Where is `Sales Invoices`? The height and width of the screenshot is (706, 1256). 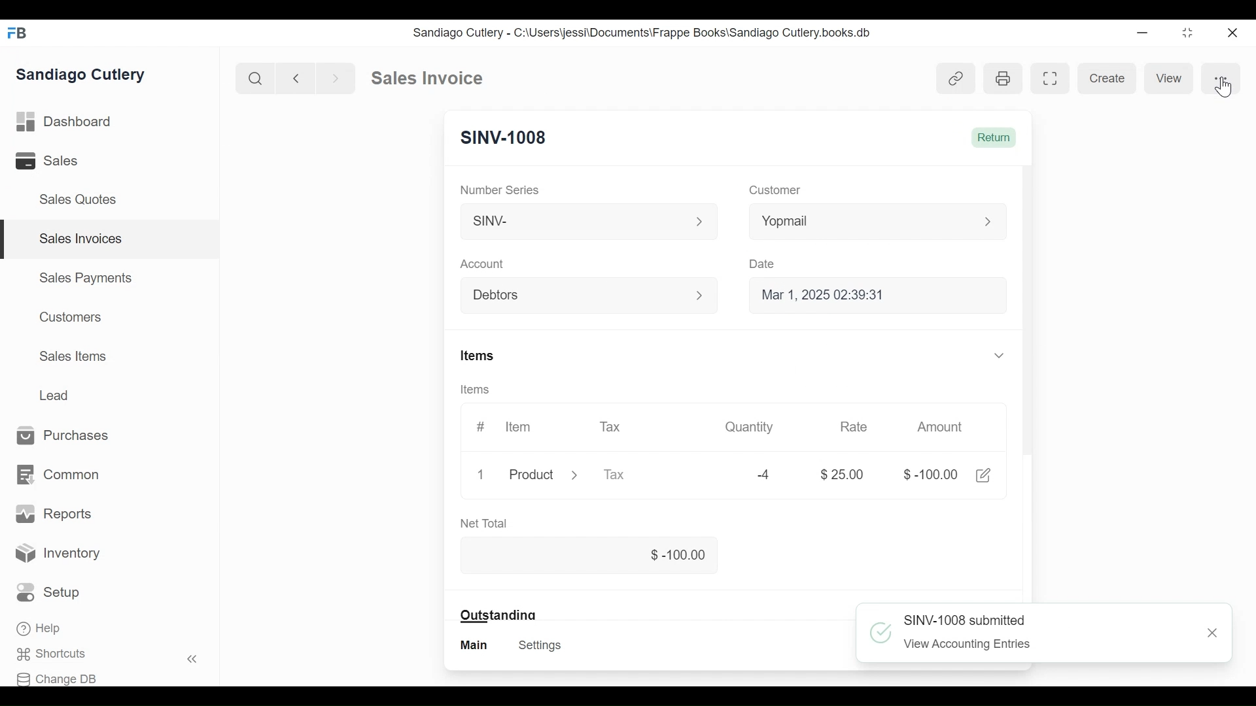 Sales Invoices is located at coordinates (82, 239).